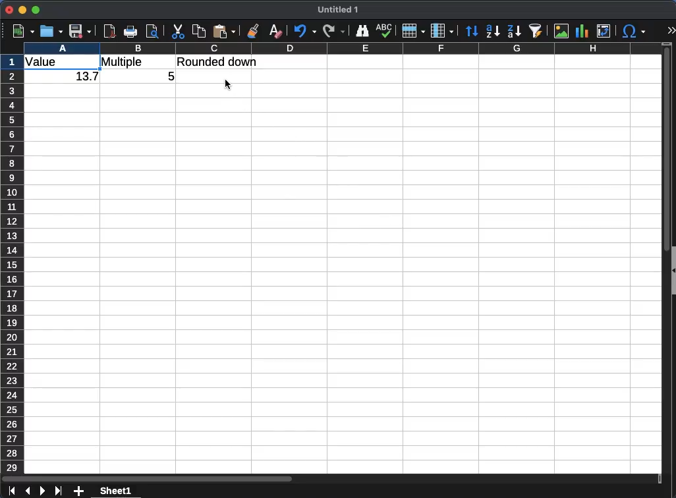 Image resolution: width=676 pixels, height=498 pixels. I want to click on image, so click(563, 32).